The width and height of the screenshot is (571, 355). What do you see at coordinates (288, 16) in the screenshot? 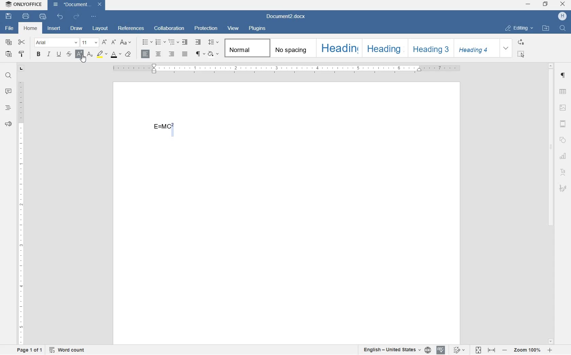
I see `file name` at bounding box center [288, 16].